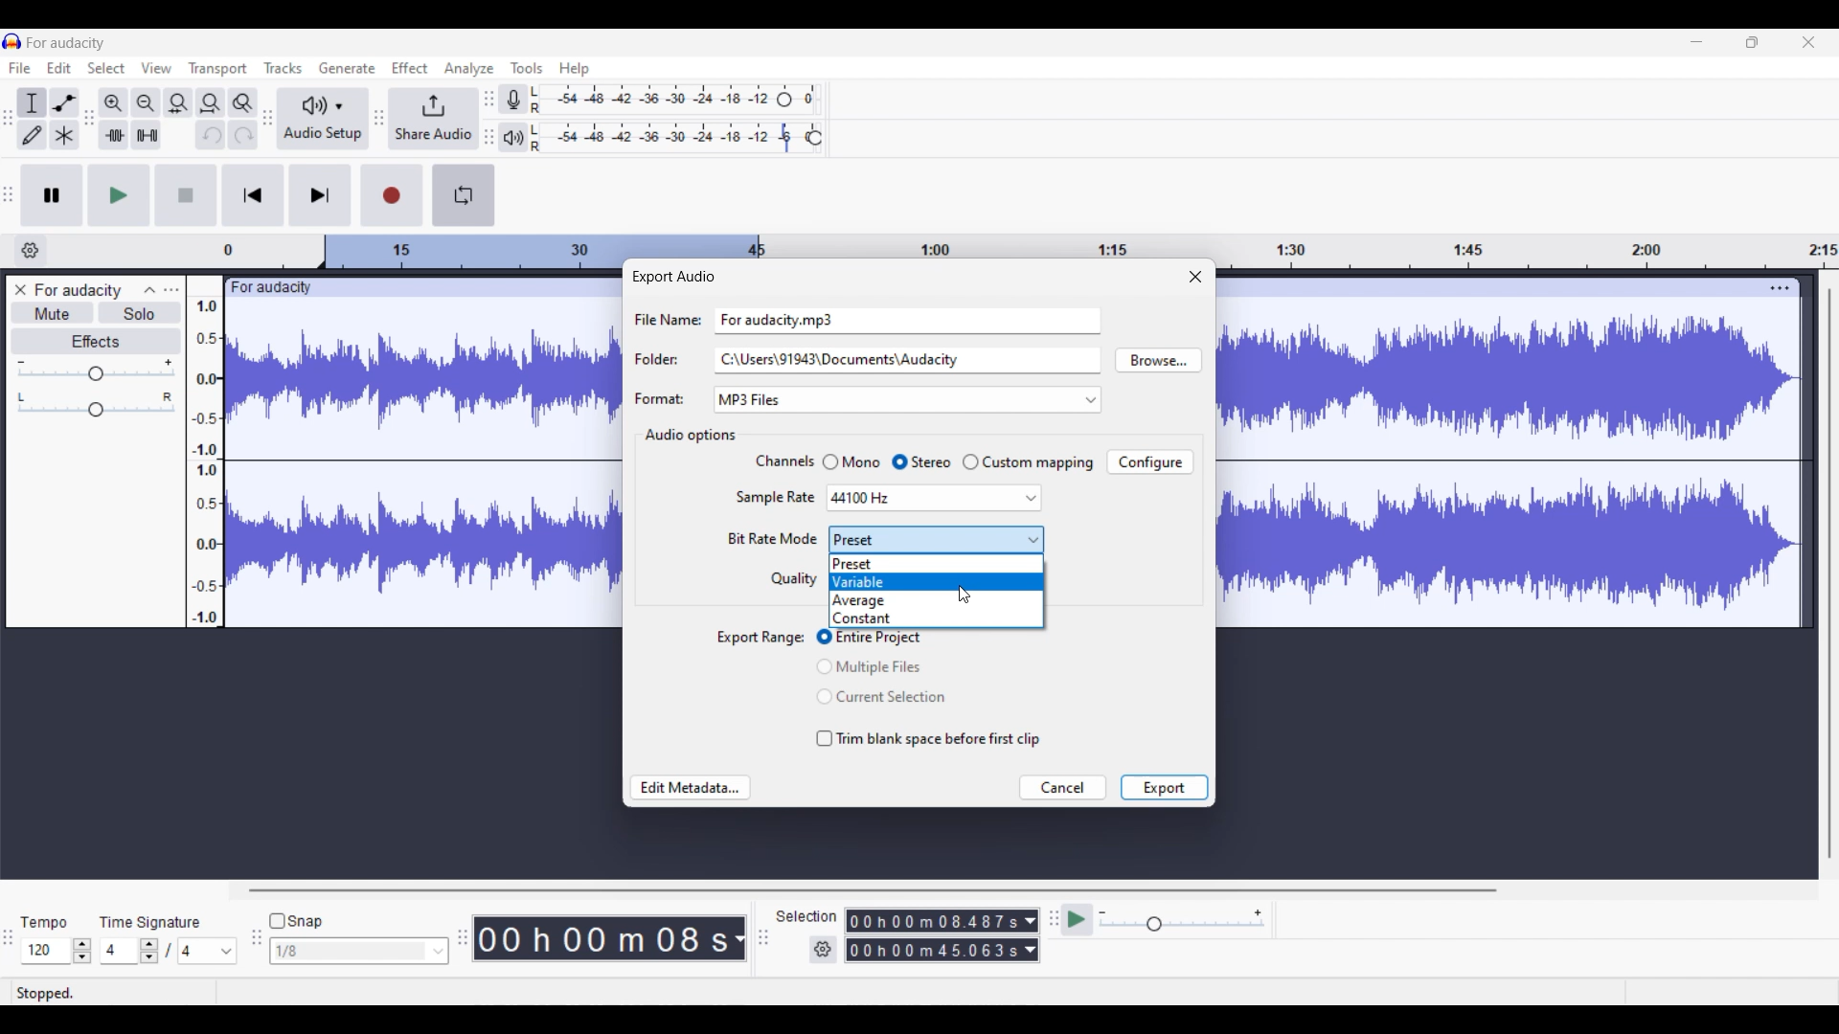 This screenshot has height=1034, width=1839. What do you see at coordinates (58, 68) in the screenshot?
I see `Edit menu` at bounding box center [58, 68].